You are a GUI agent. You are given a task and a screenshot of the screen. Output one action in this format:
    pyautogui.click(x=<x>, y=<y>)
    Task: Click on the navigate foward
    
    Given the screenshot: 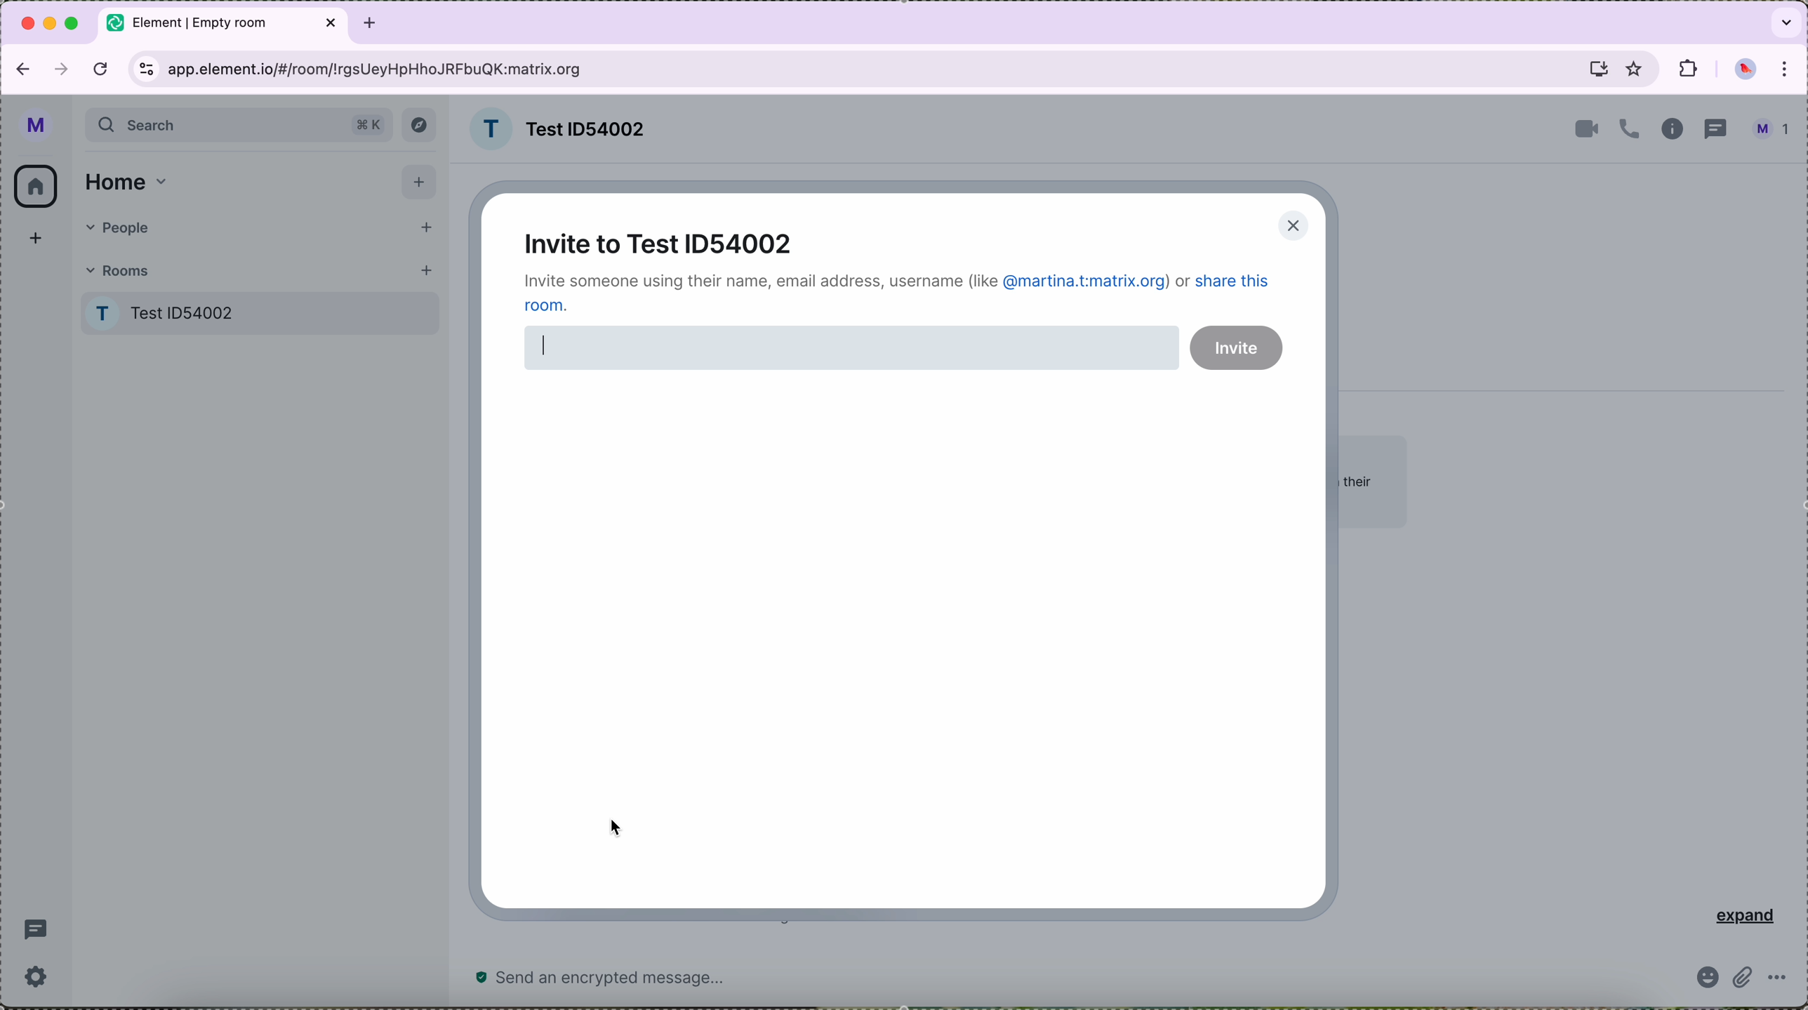 What is the action you would take?
    pyautogui.click(x=60, y=69)
    